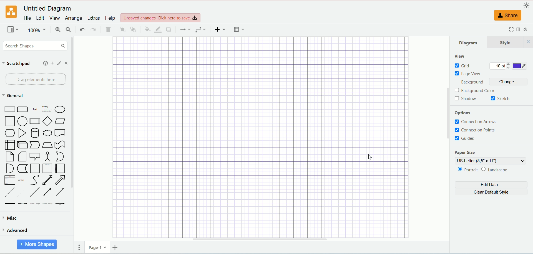 This screenshot has height=254, width=533. What do you see at coordinates (10, 157) in the screenshot?
I see `Card` at bounding box center [10, 157].